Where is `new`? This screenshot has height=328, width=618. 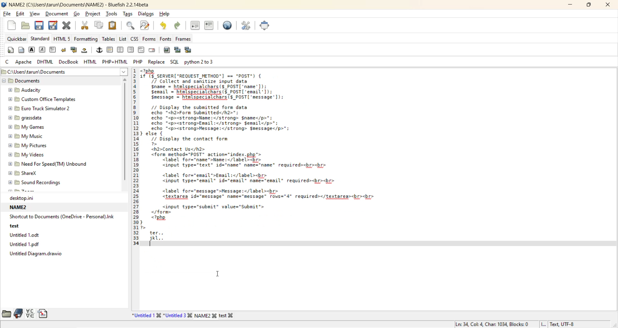
new is located at coordinates (13, 25).